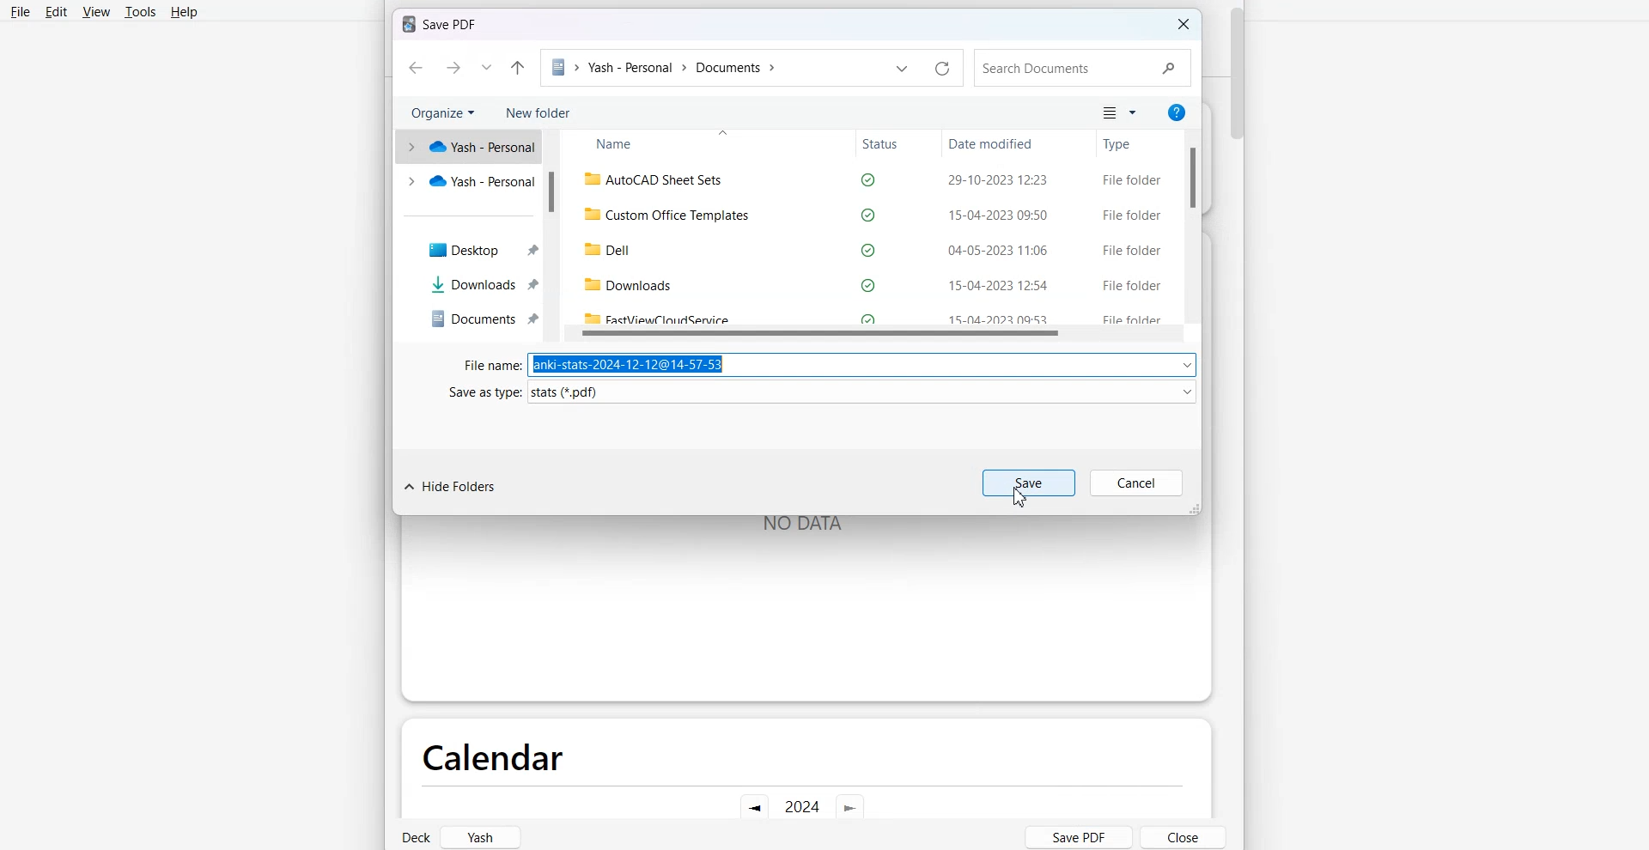 This screenshot has width=1649, height=850. What do you see at coordinates (467, 149) in the screenshot?
I see `yash personal` at bounding box center [467, 149].